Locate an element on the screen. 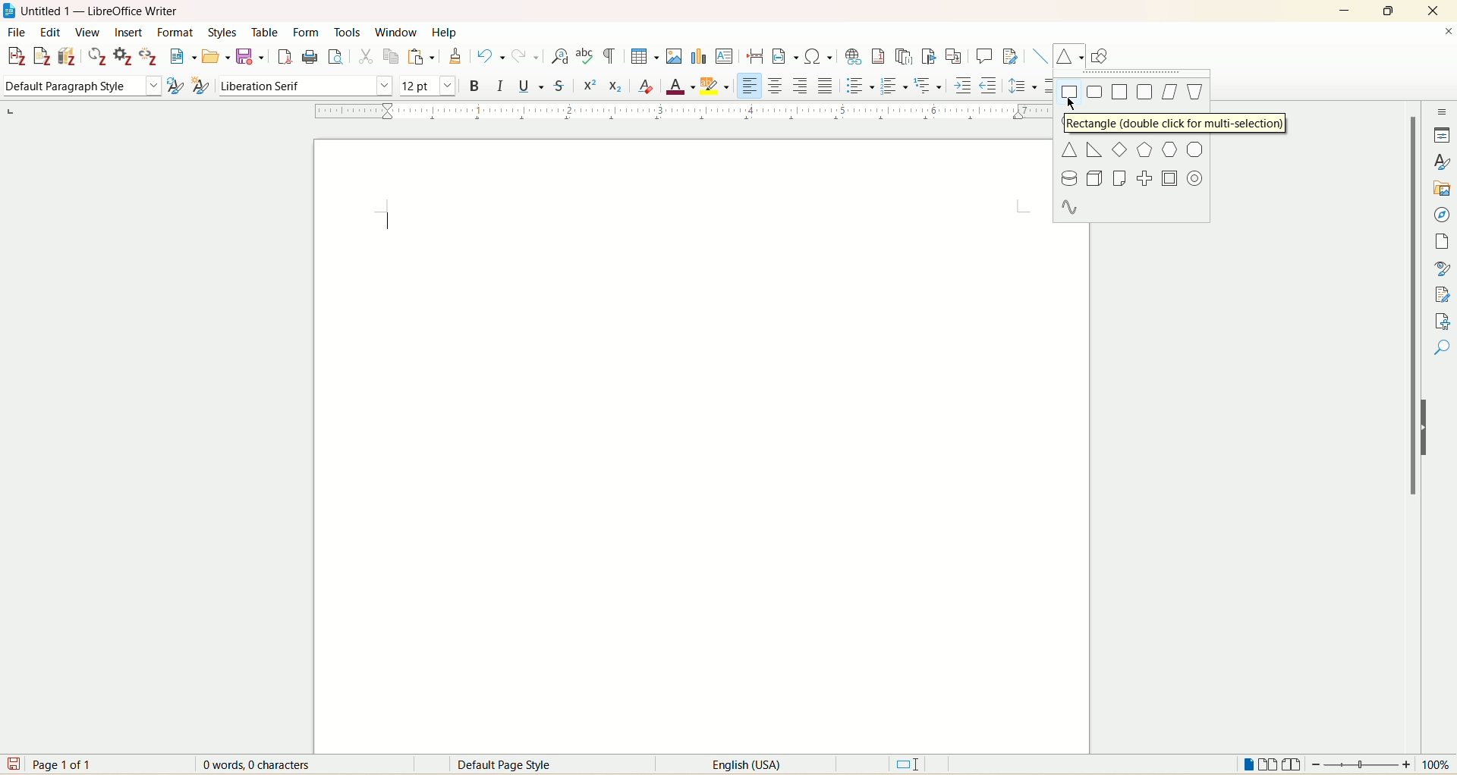  toggle ordered list is located at coordinates (893, 84).